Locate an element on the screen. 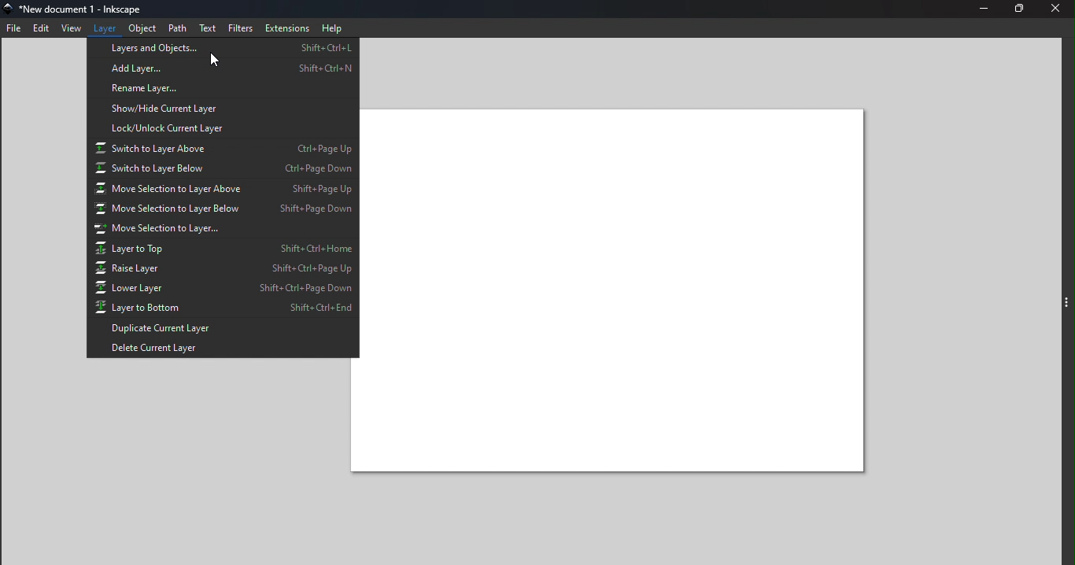 This screenshot has height=565, width=1075. Lock/unlock current layer is located at coordinates (221, 128).